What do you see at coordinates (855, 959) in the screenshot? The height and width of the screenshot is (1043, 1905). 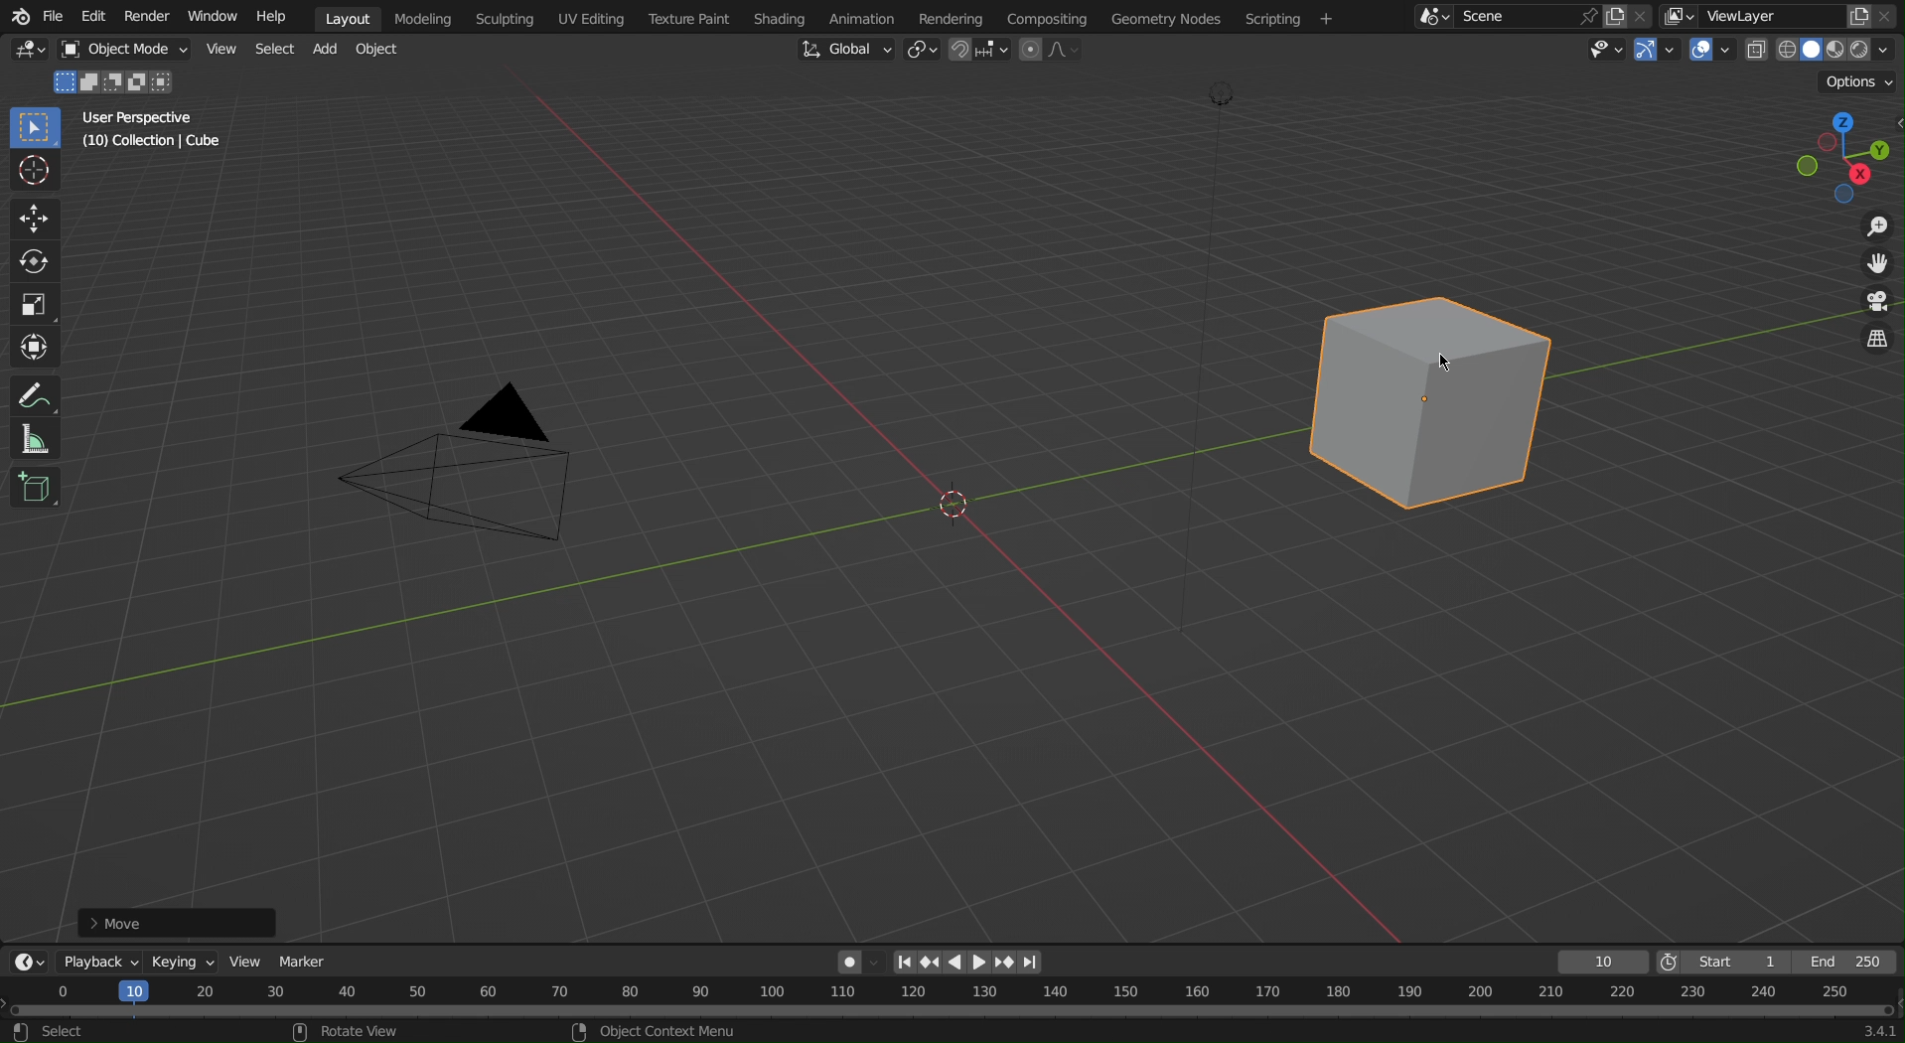 I see `Auto  Keying` at bounding box center [855, 959].